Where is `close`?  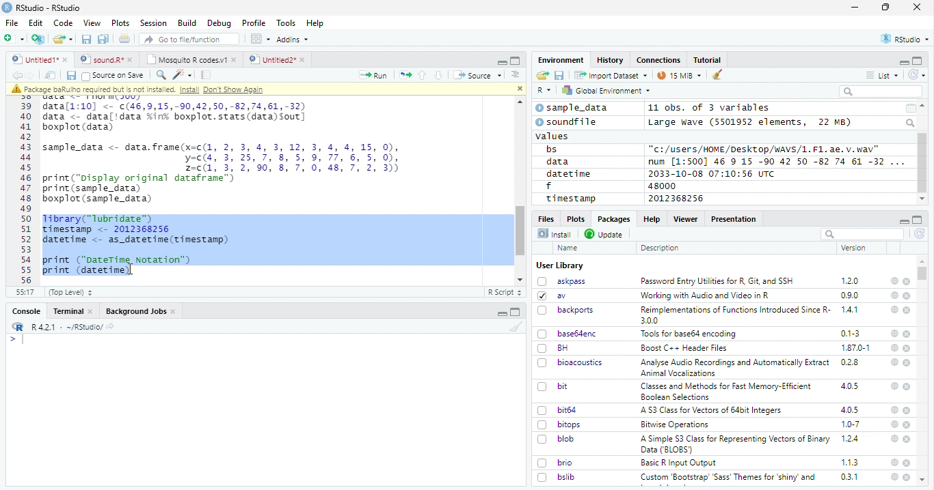
close is located at coordinates (908, 439).